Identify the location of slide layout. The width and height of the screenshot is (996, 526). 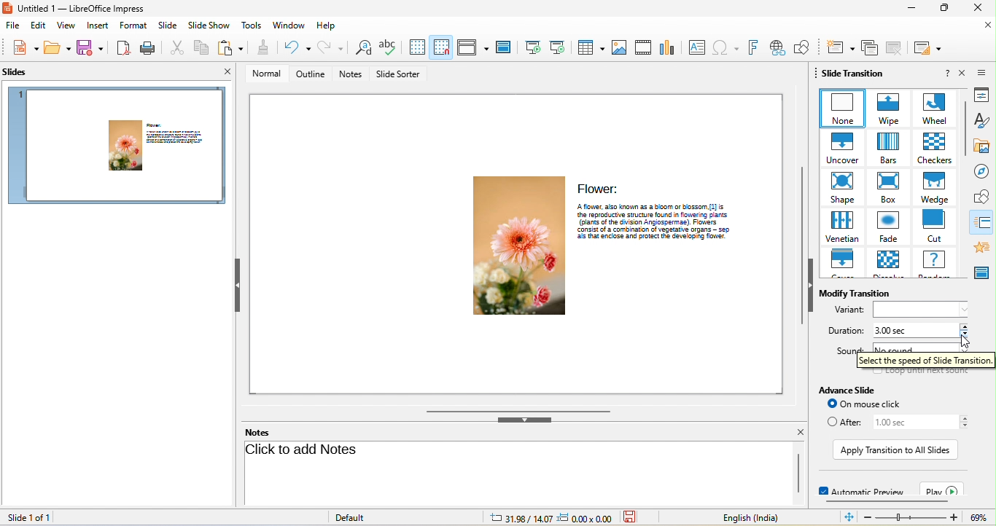
(930, 47).